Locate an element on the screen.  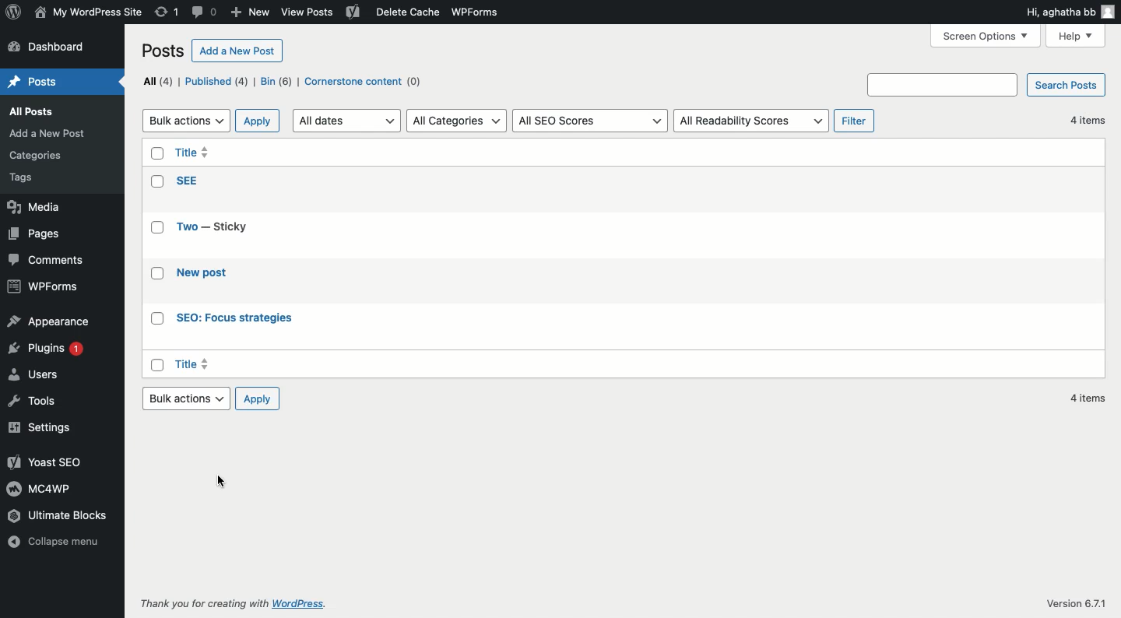
Media is located at coordinates (37, 209).